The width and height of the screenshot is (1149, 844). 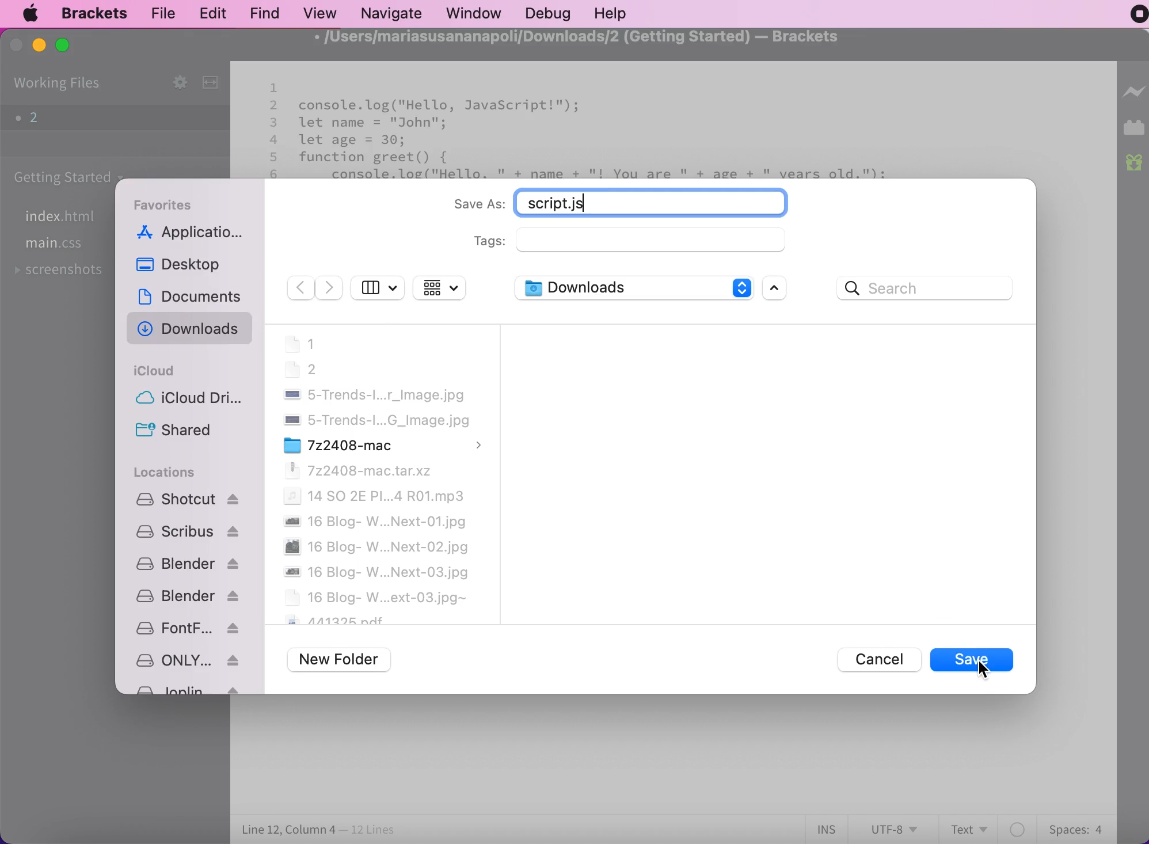 What do you see at coordinates (70, 46) in the screenshot?
I see `maximize` at bounding box center [70, 46].